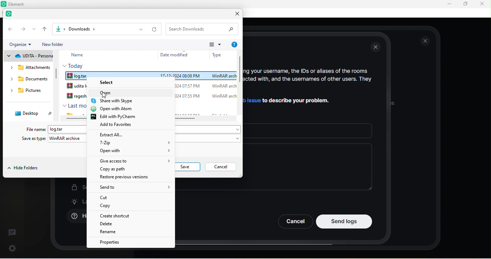 The image size is (491, 259). Describe the element at coordinates (141, 29) in the screenshot. I see `drop down` at that location.